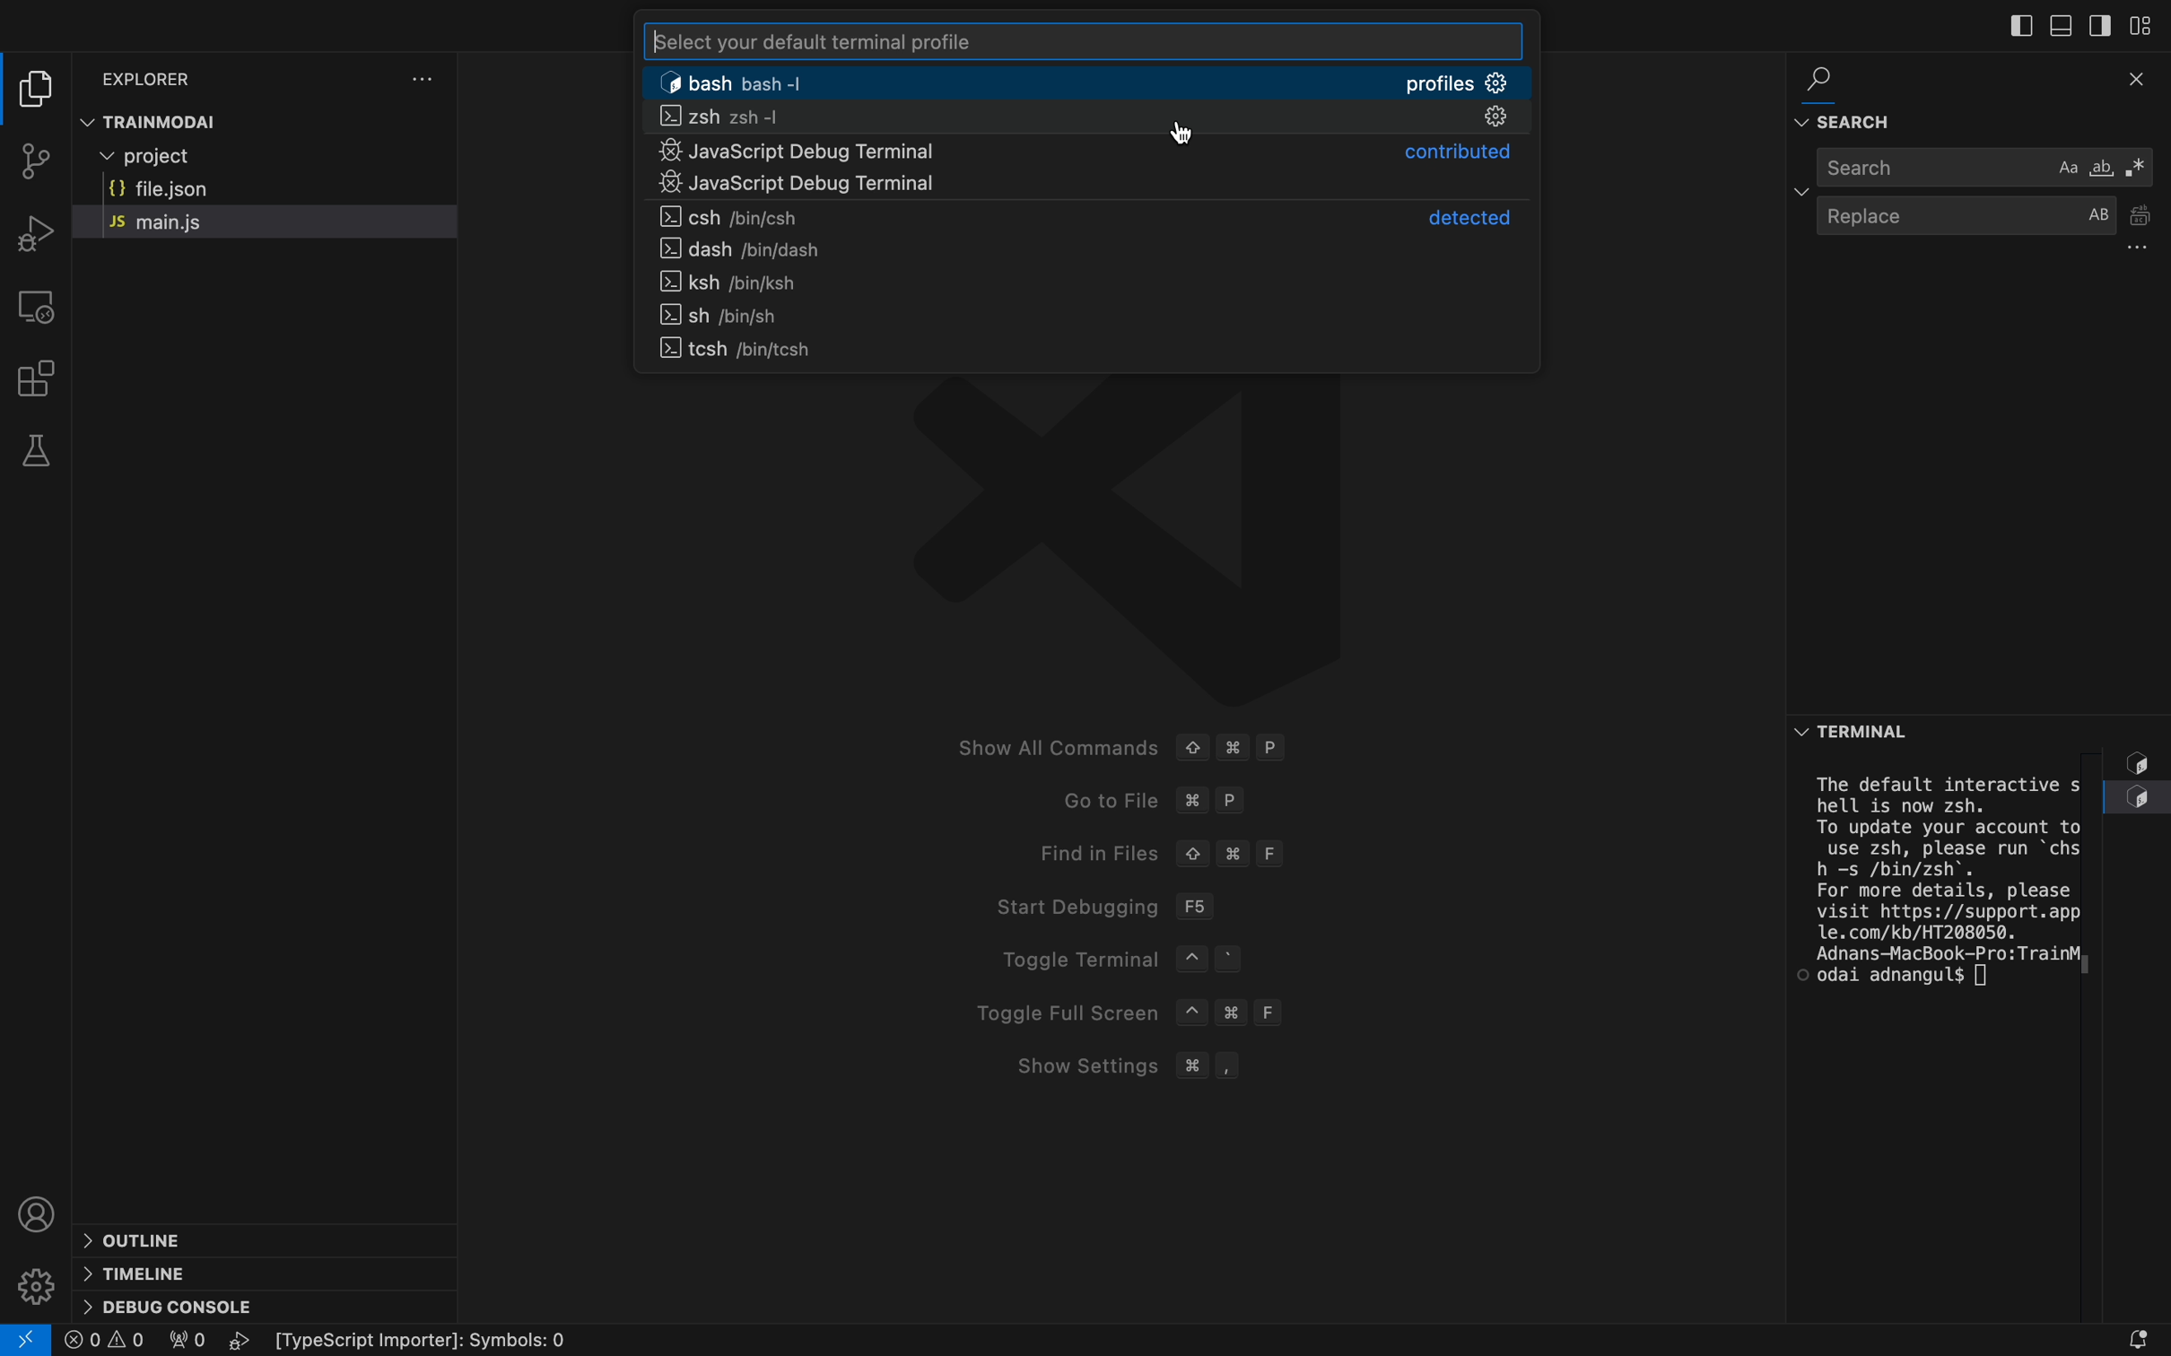 The image size is (2171, 1356). What do you see at coordinates (1968, 225) in the screenshot?
I see `replace` at bounding box center [1968, 225].